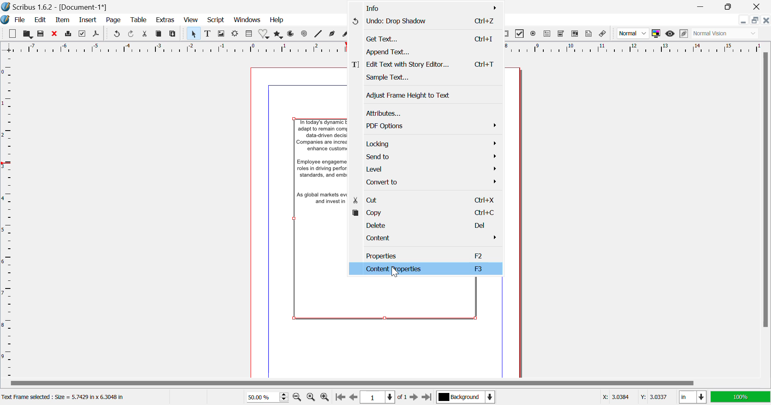 The width and height of the screenshot is (771, 405). What do you see at coordinates (19, 20) in the screenshot?
I see `File` at bounding box center [19, 20].